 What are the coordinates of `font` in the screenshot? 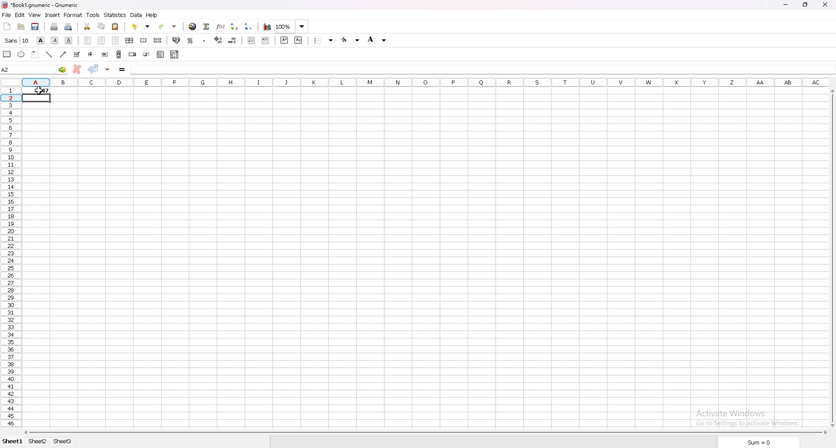 It's located at (18, 40).